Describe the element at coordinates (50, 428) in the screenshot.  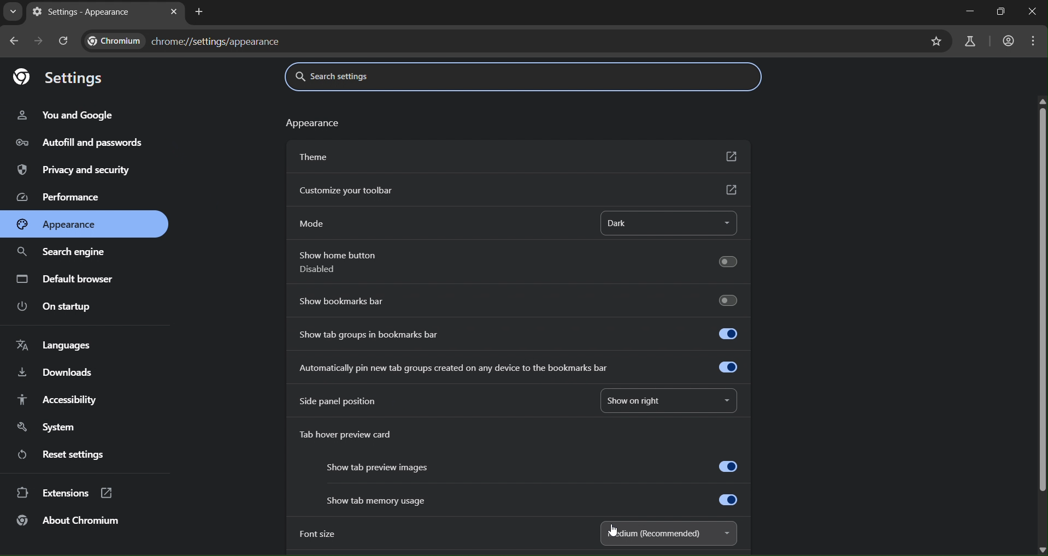
I see `system` at that location.